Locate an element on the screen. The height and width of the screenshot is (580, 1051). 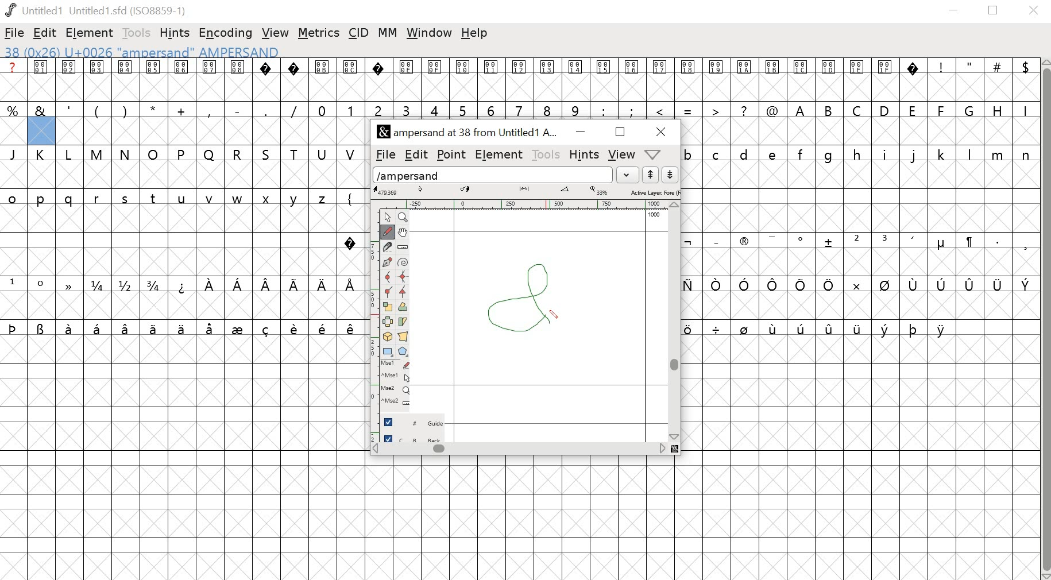
symbol is located at coordinates (829, 242).